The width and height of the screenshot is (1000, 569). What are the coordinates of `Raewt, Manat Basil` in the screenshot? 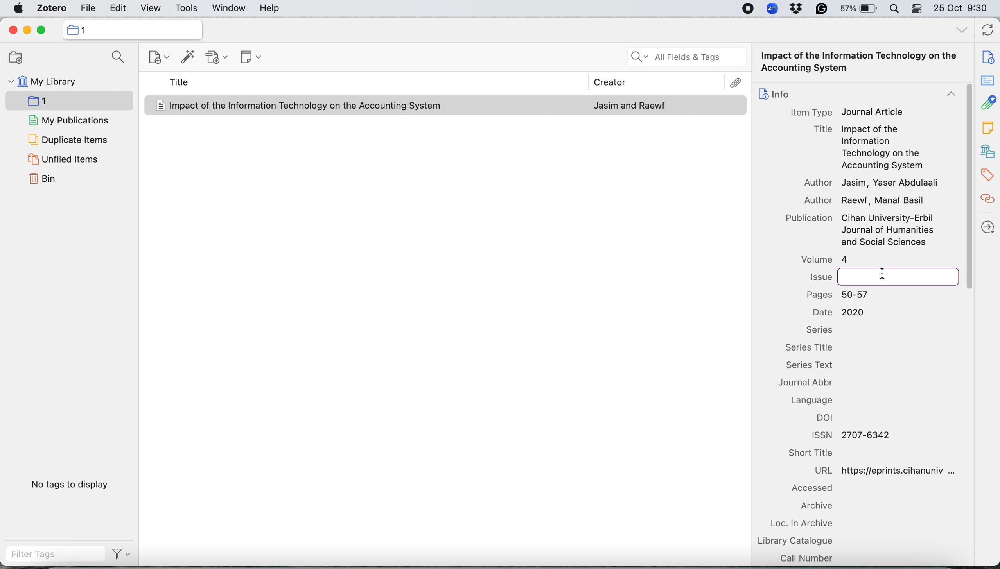 It's located at (884, 202).